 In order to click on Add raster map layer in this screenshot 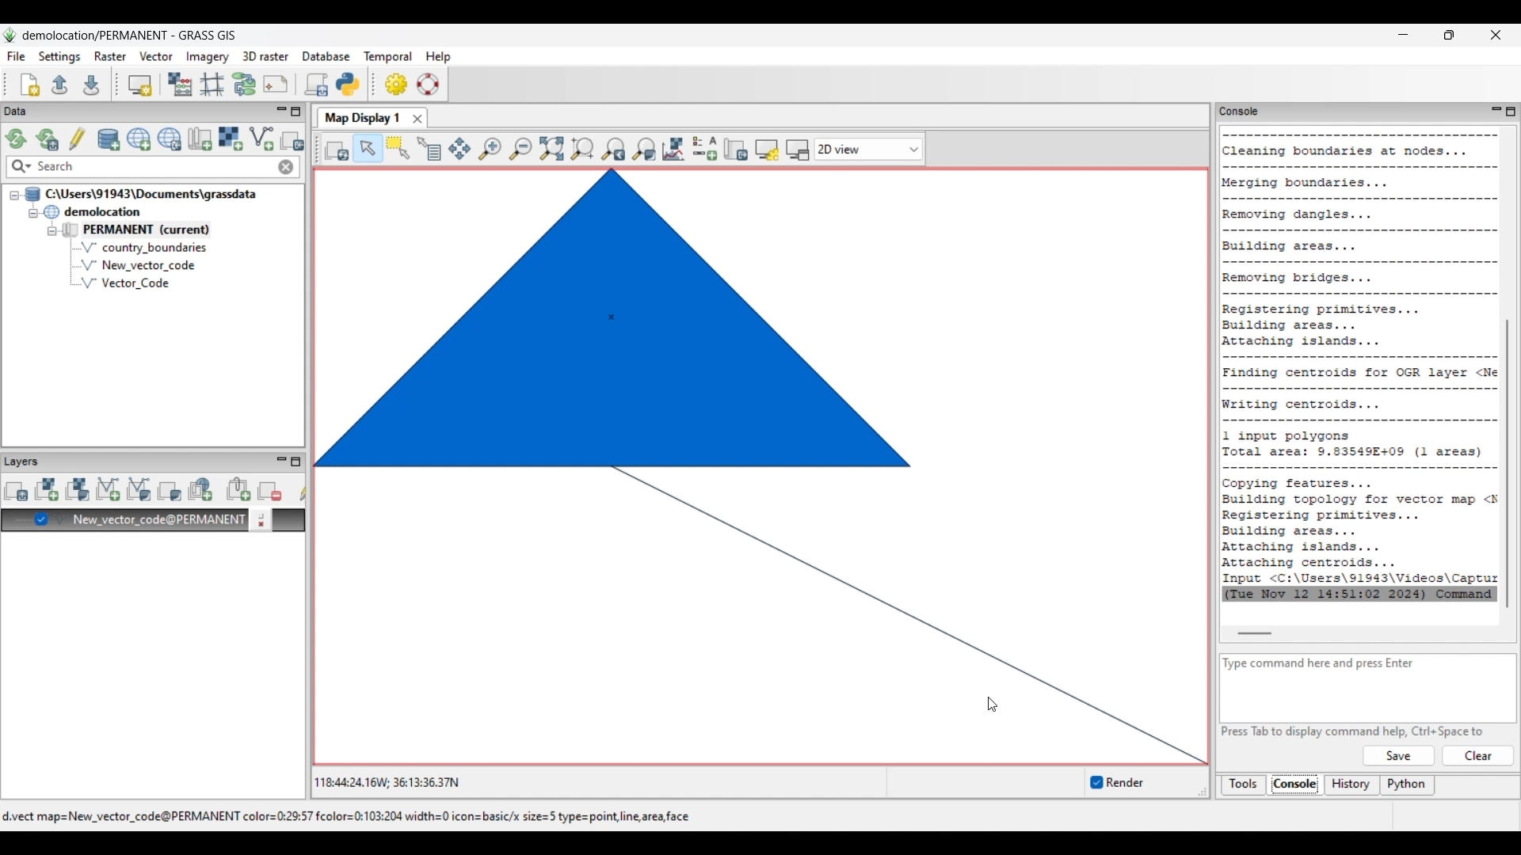, I will do `click(47, 489)`.